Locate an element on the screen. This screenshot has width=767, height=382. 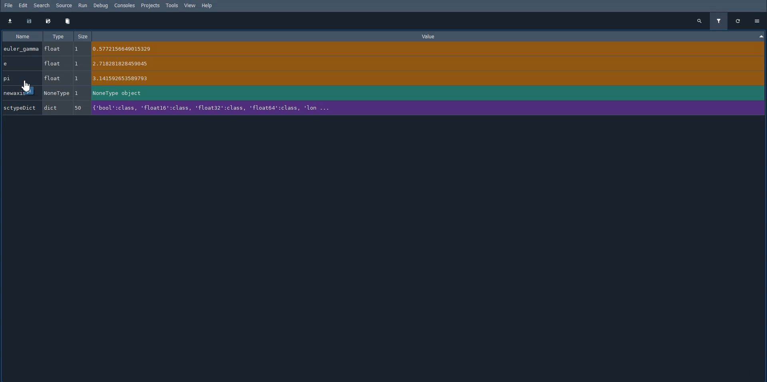
Cursor is located at coordinates (26, 86).